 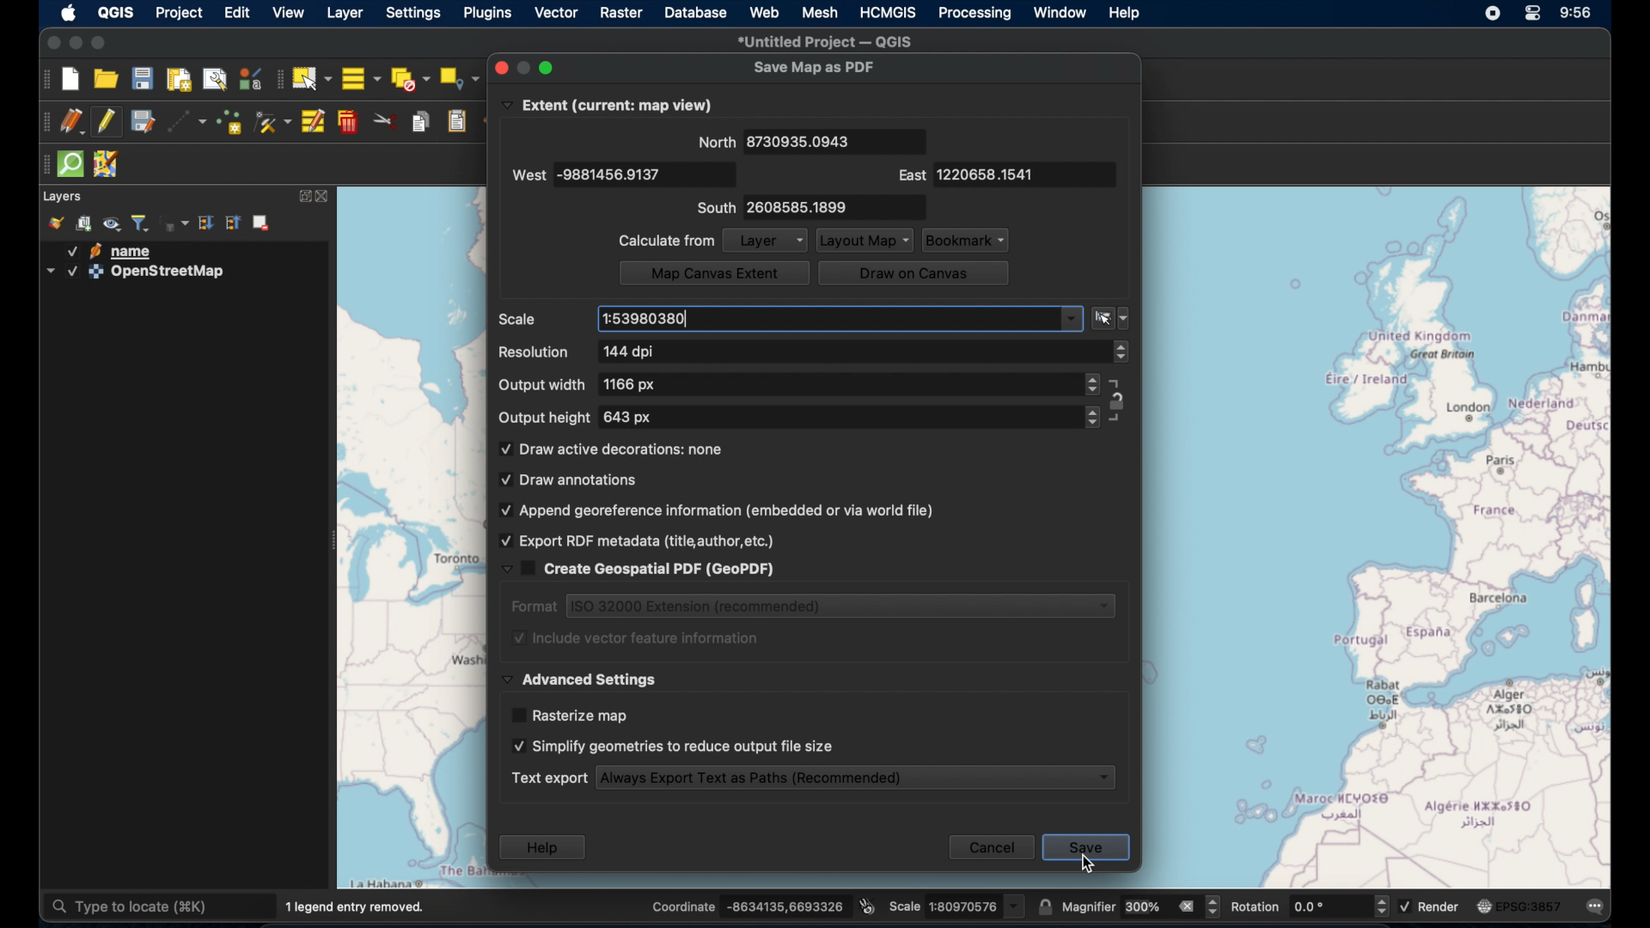 I want to click on set to current canvas scale dropdown, so click(x=1109, y=318).